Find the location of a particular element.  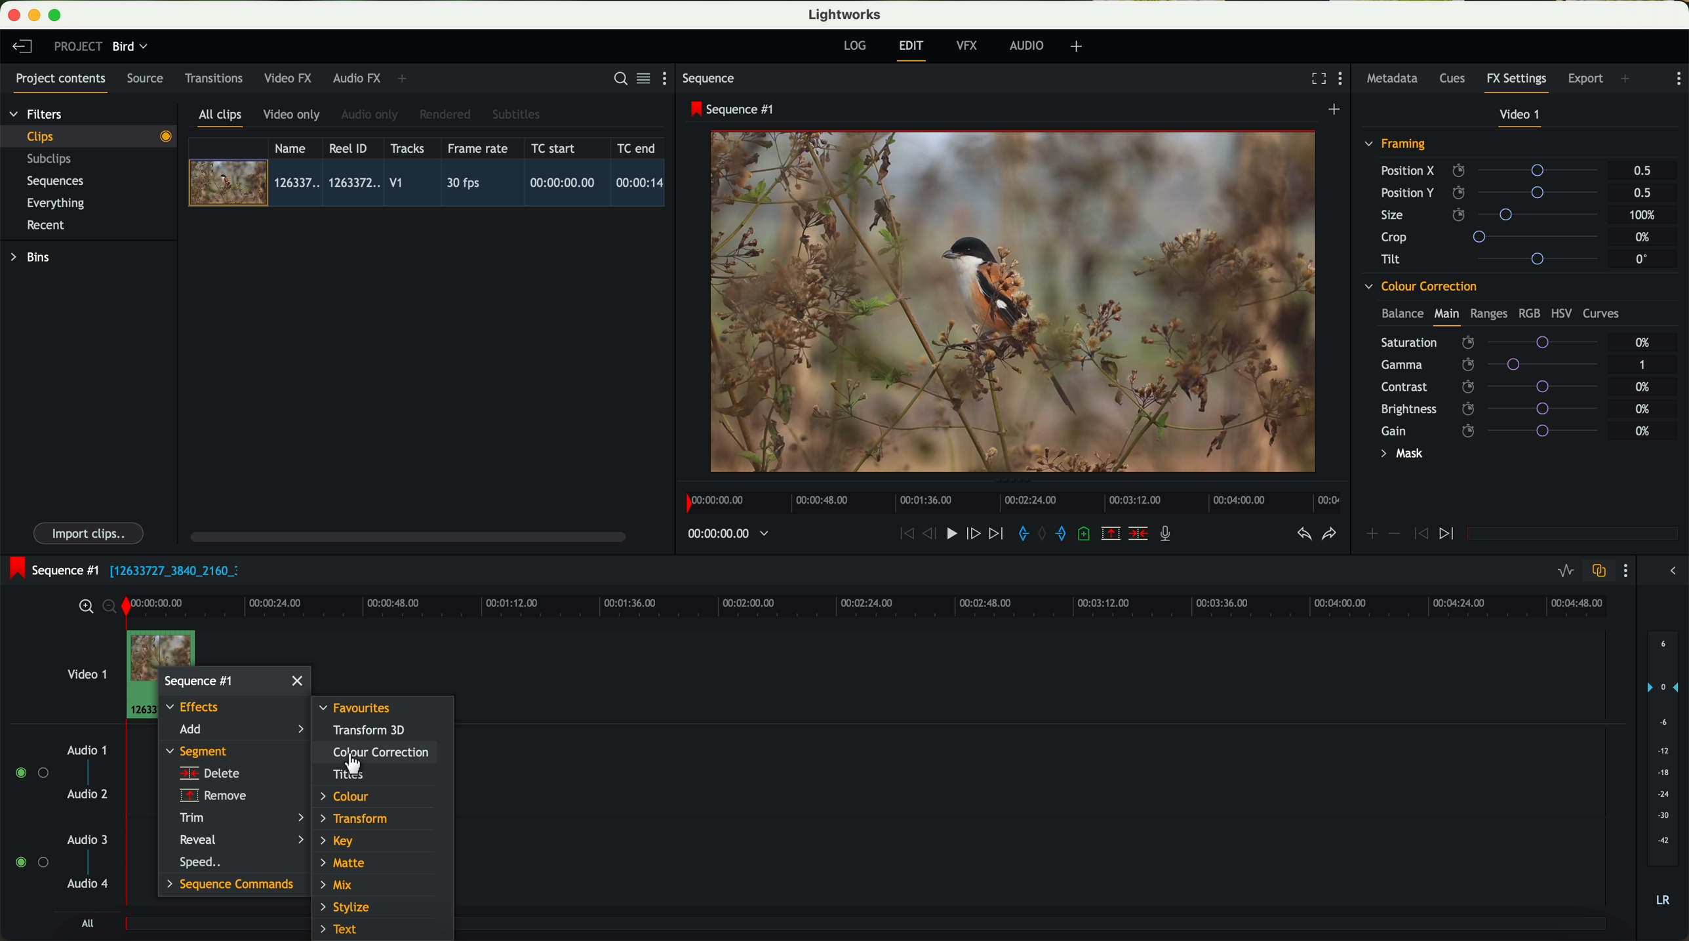

saturation is located at coordinates (1497, 342).